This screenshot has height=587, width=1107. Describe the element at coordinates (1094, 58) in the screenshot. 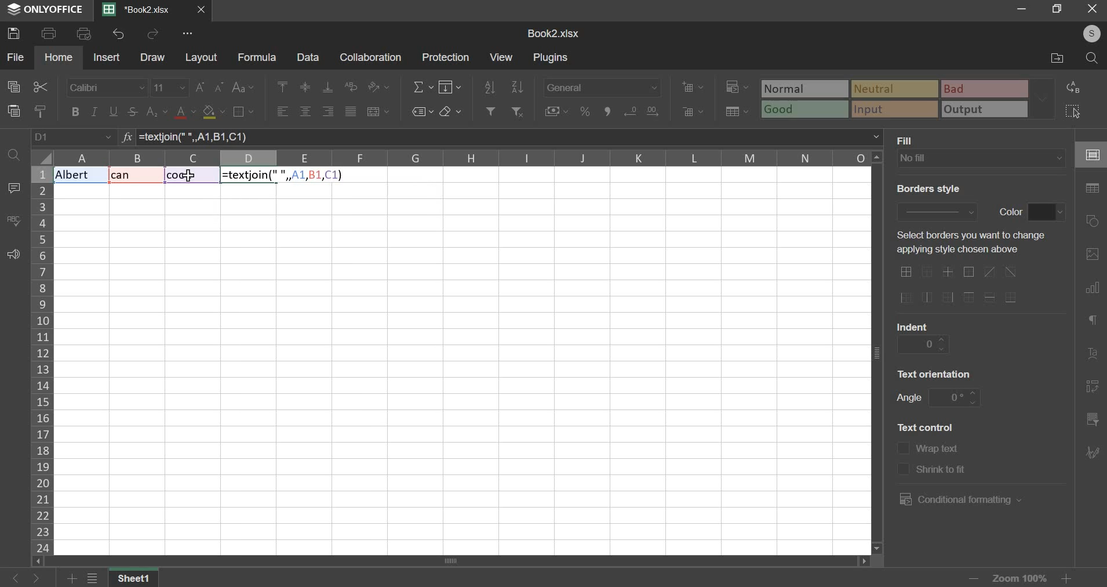

I see `search` at that location.